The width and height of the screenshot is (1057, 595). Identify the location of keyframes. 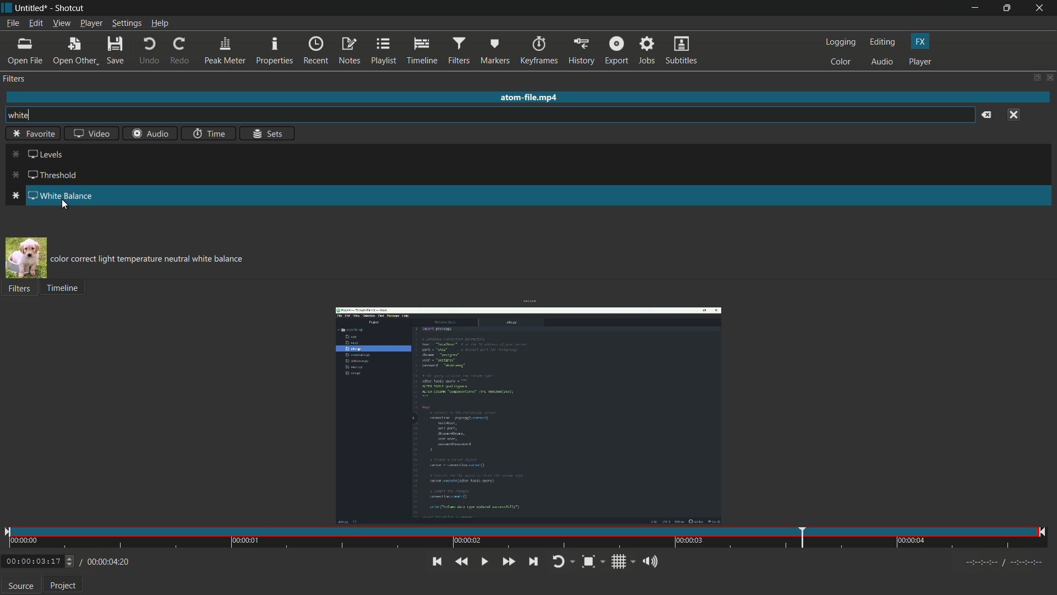
(540, 50).